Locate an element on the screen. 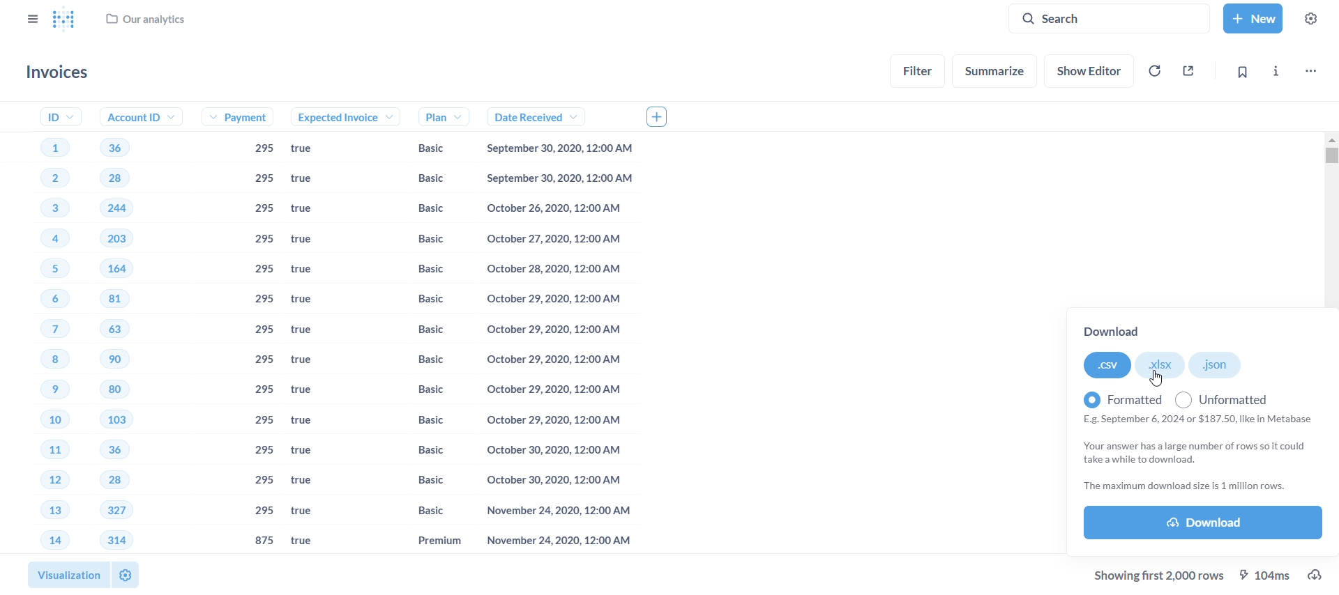  October 27,2020, 12:00 AM is located at coordinates (557, 239).